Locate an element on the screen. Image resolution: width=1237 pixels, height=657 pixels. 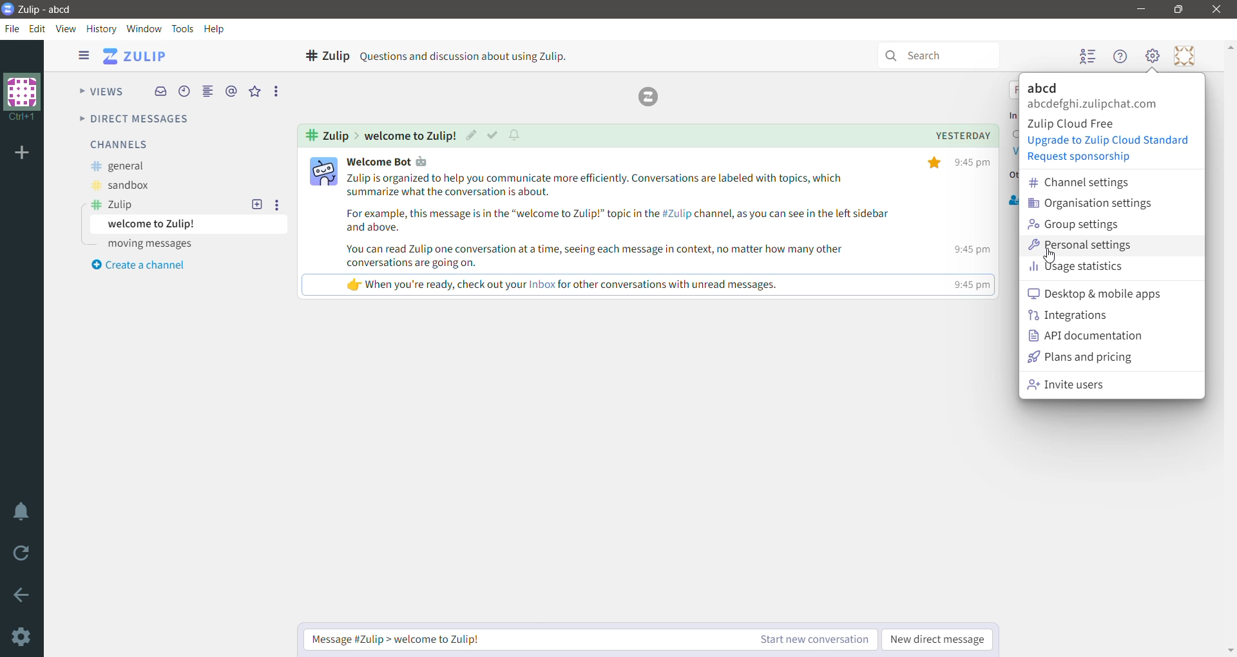
Message Zulip > welcome to zulip! is located at coordinates (525, 640).